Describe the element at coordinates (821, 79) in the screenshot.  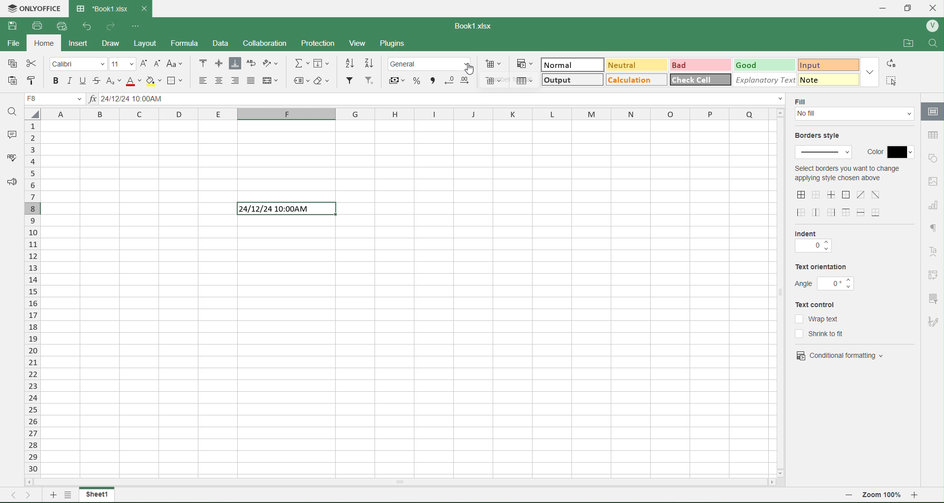
I see `note` at that location.